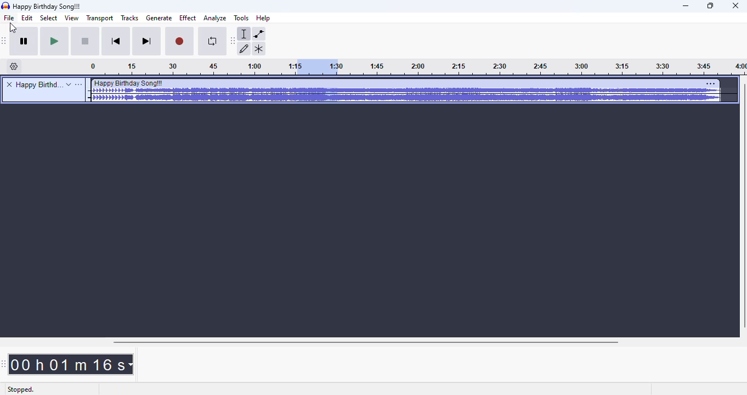  I want to click on record, so click(180, 42).